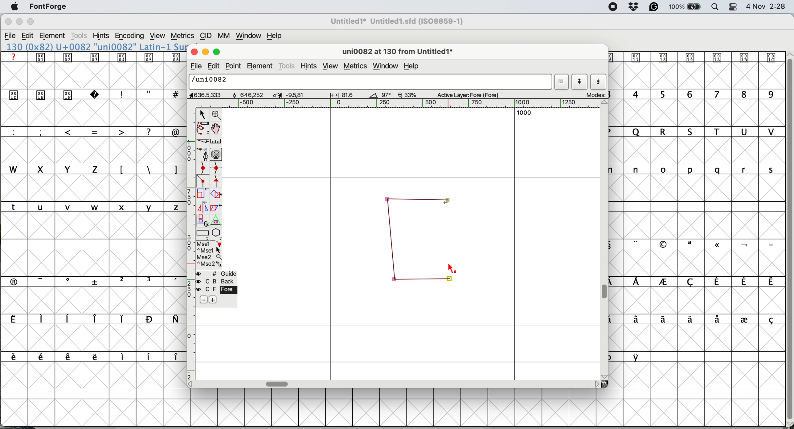 Image resolution: width=794 pixels, height=429 pixels. Describe the element at coordinates (203, 128) in the screenshot. I see `freehand draw` at that location.